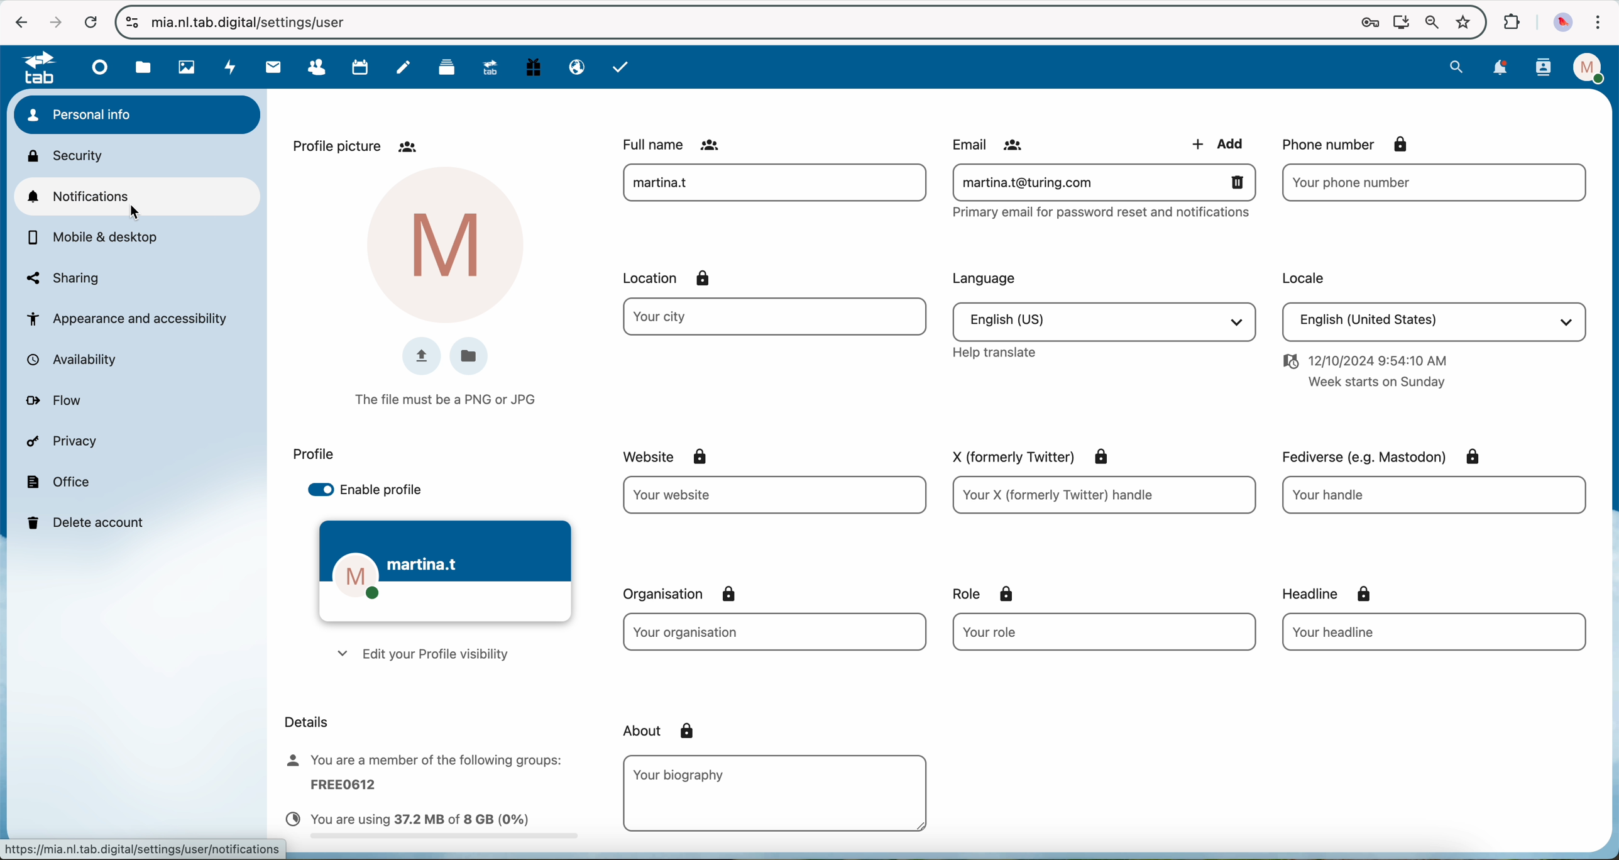  I want to click on sharing, so click(63, 278).